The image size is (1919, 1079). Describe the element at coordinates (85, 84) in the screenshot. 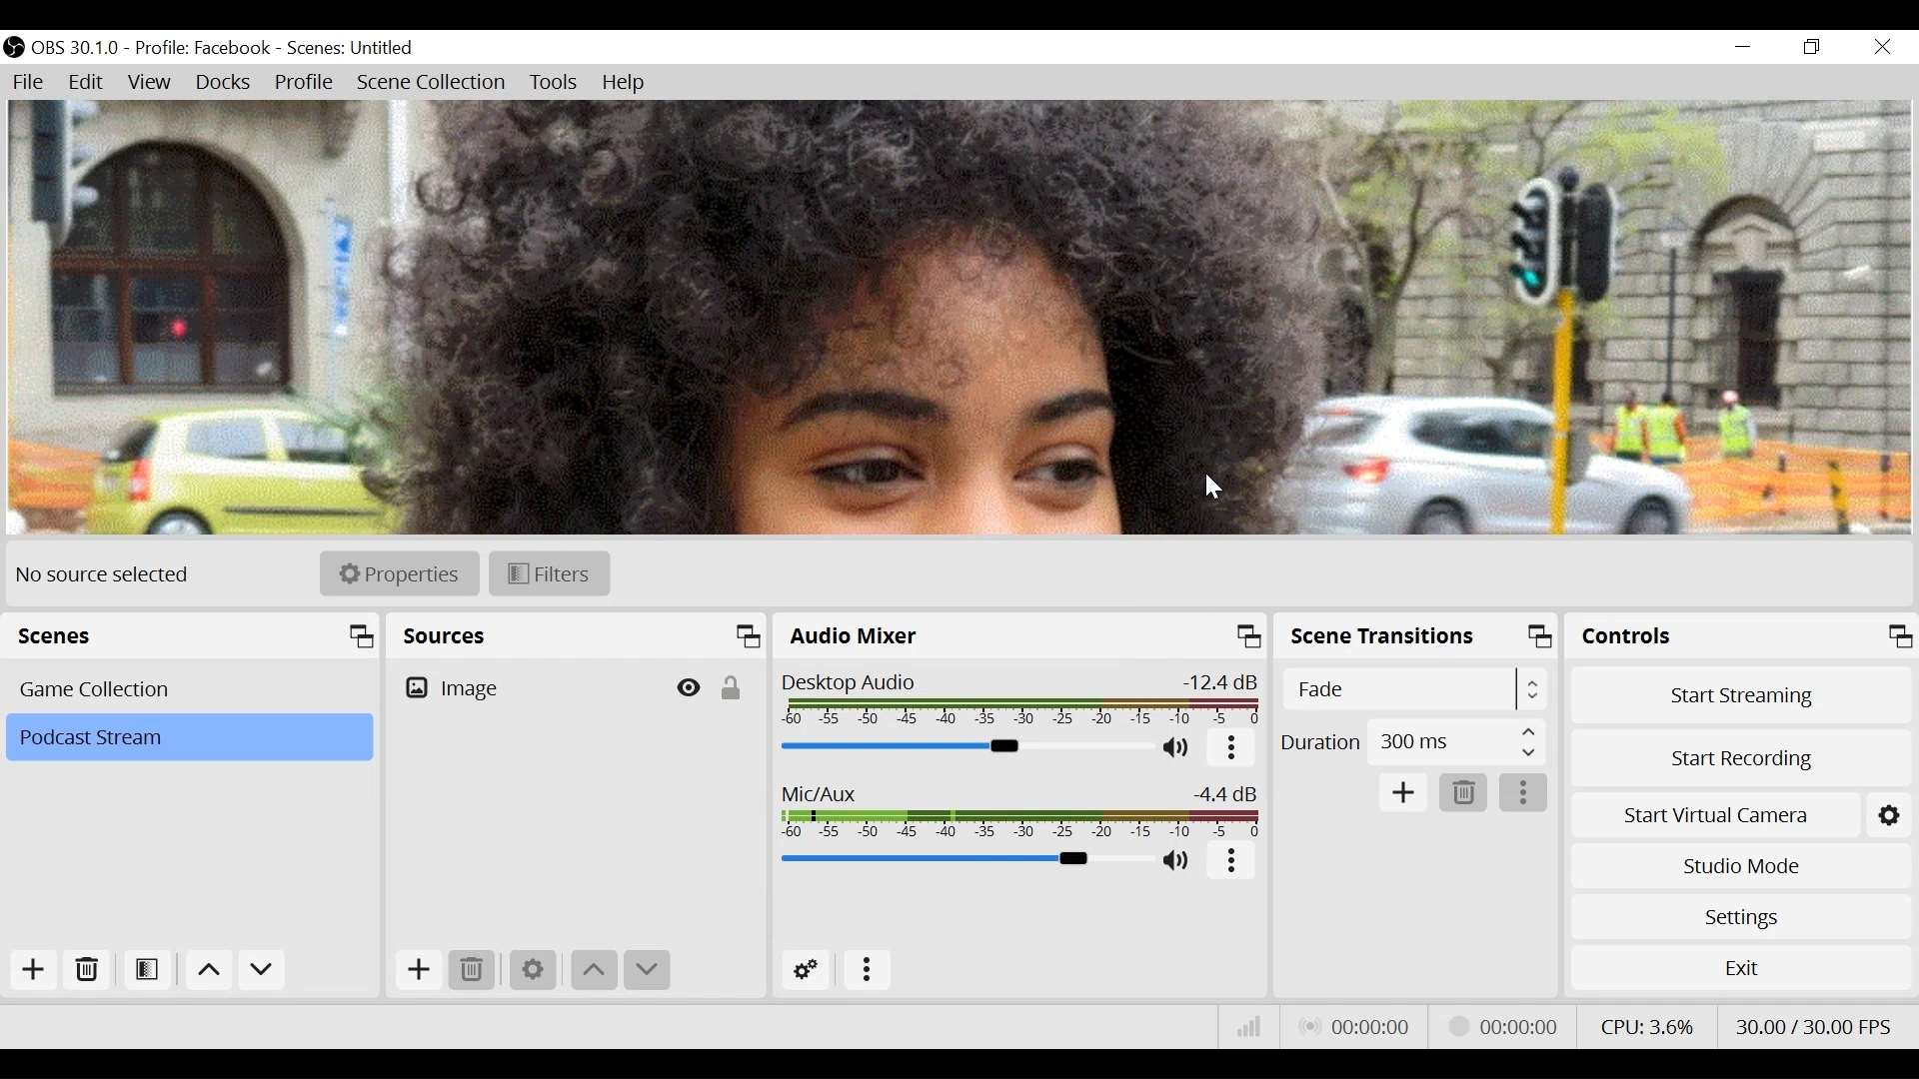

I see `Edit` at that location.